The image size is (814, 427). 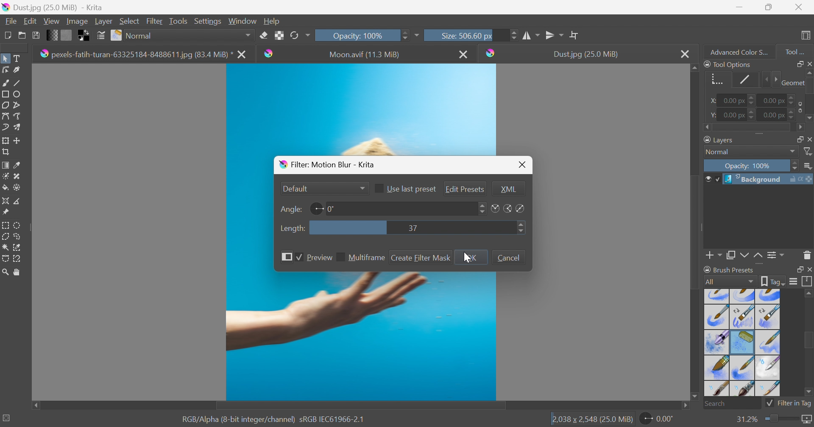 What do you see at coordinates (464, 54) in the screenshot?
I see `Close` at bounding box center [464, 54].